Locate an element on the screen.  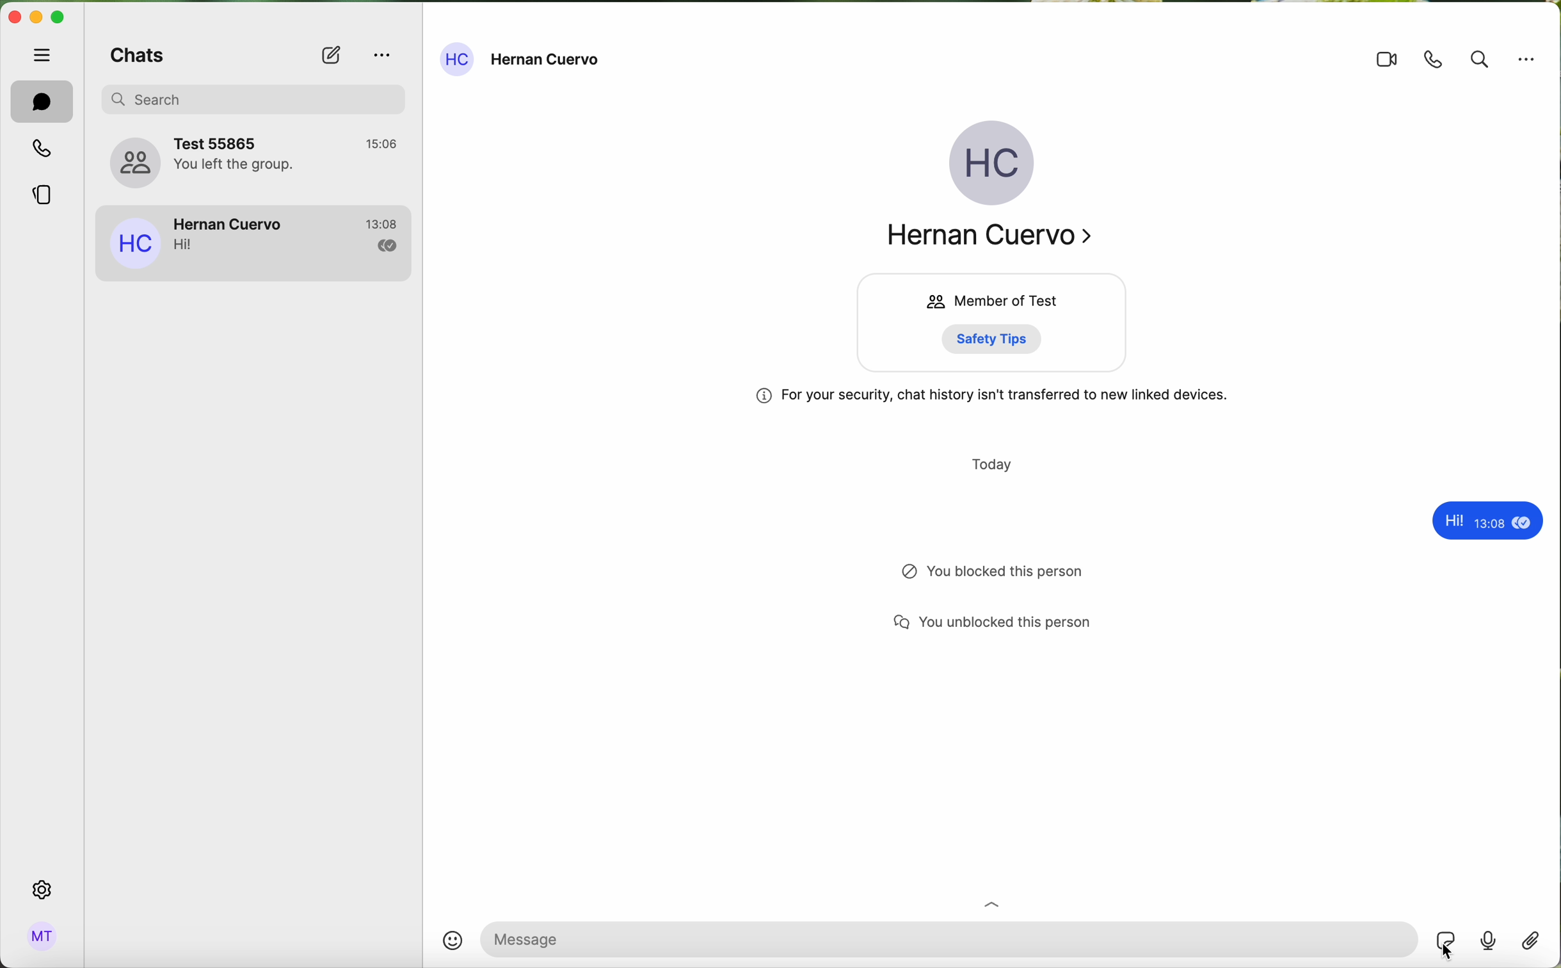
stories is located at coordinates (42, 198).